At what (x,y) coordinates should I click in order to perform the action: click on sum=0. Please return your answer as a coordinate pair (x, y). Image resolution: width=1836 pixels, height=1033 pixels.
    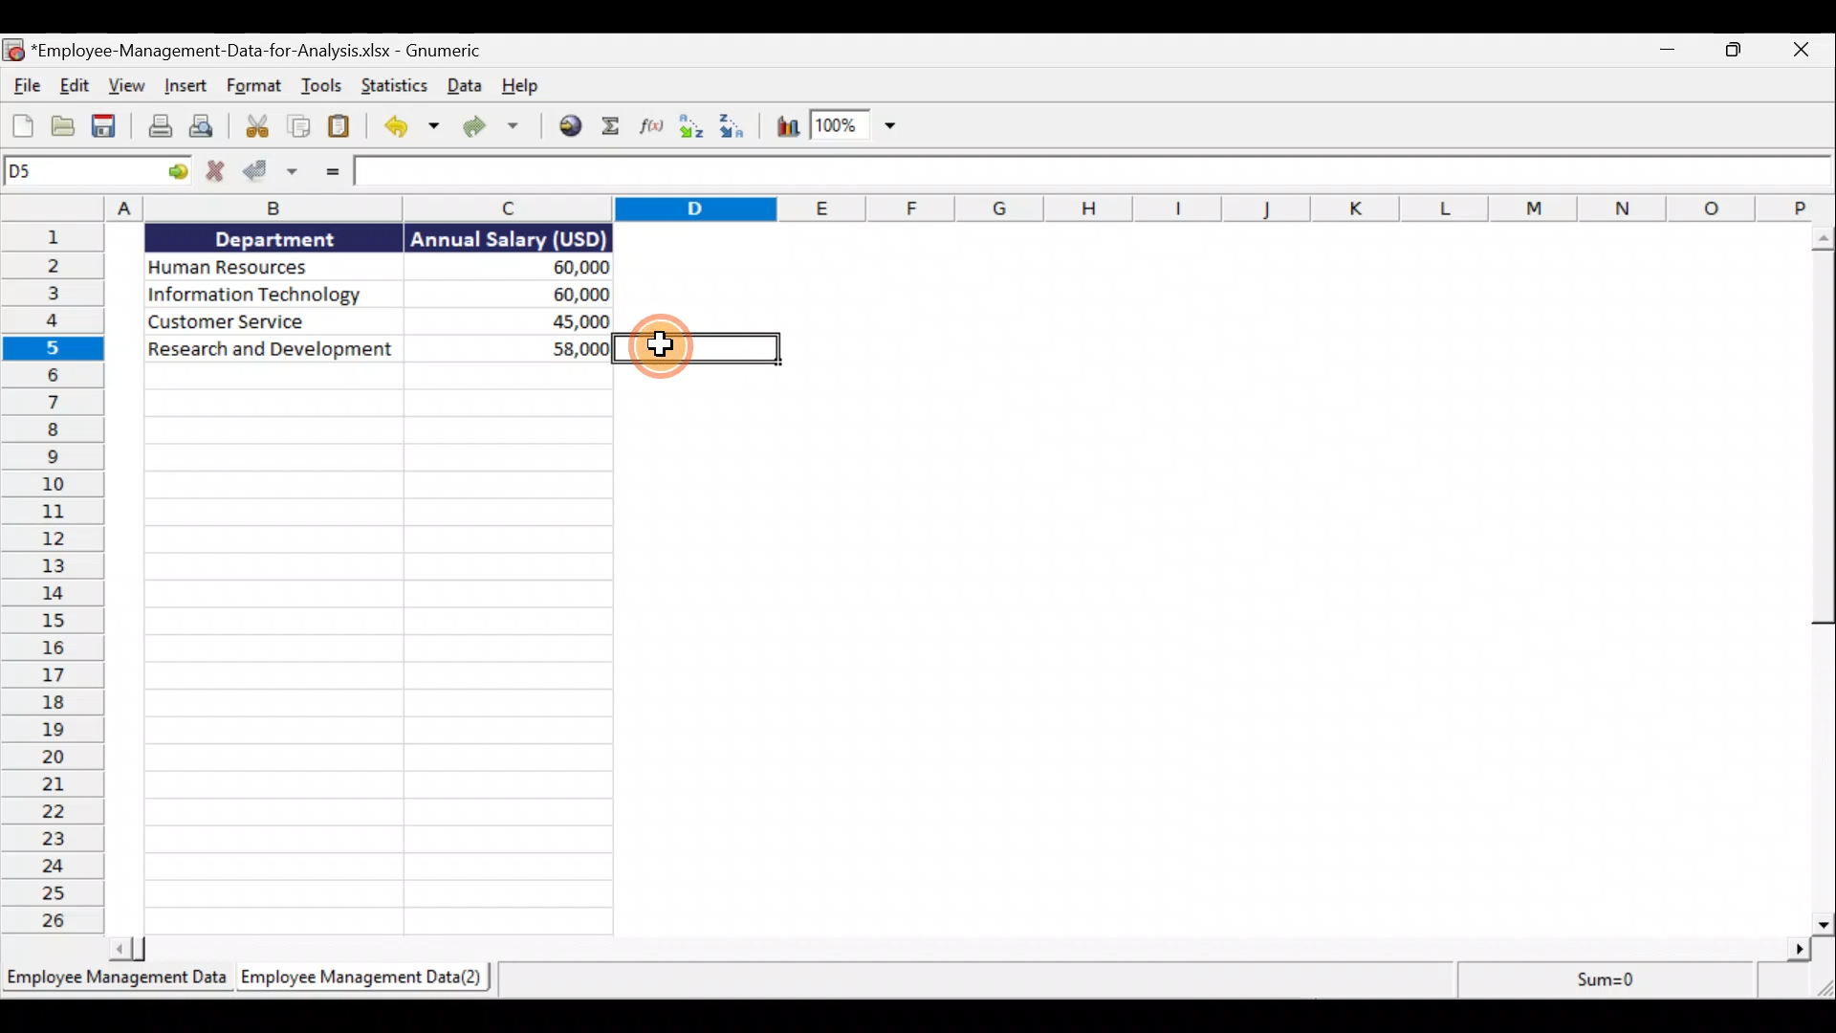
    Looking at the image, I should click on (1598, 980).